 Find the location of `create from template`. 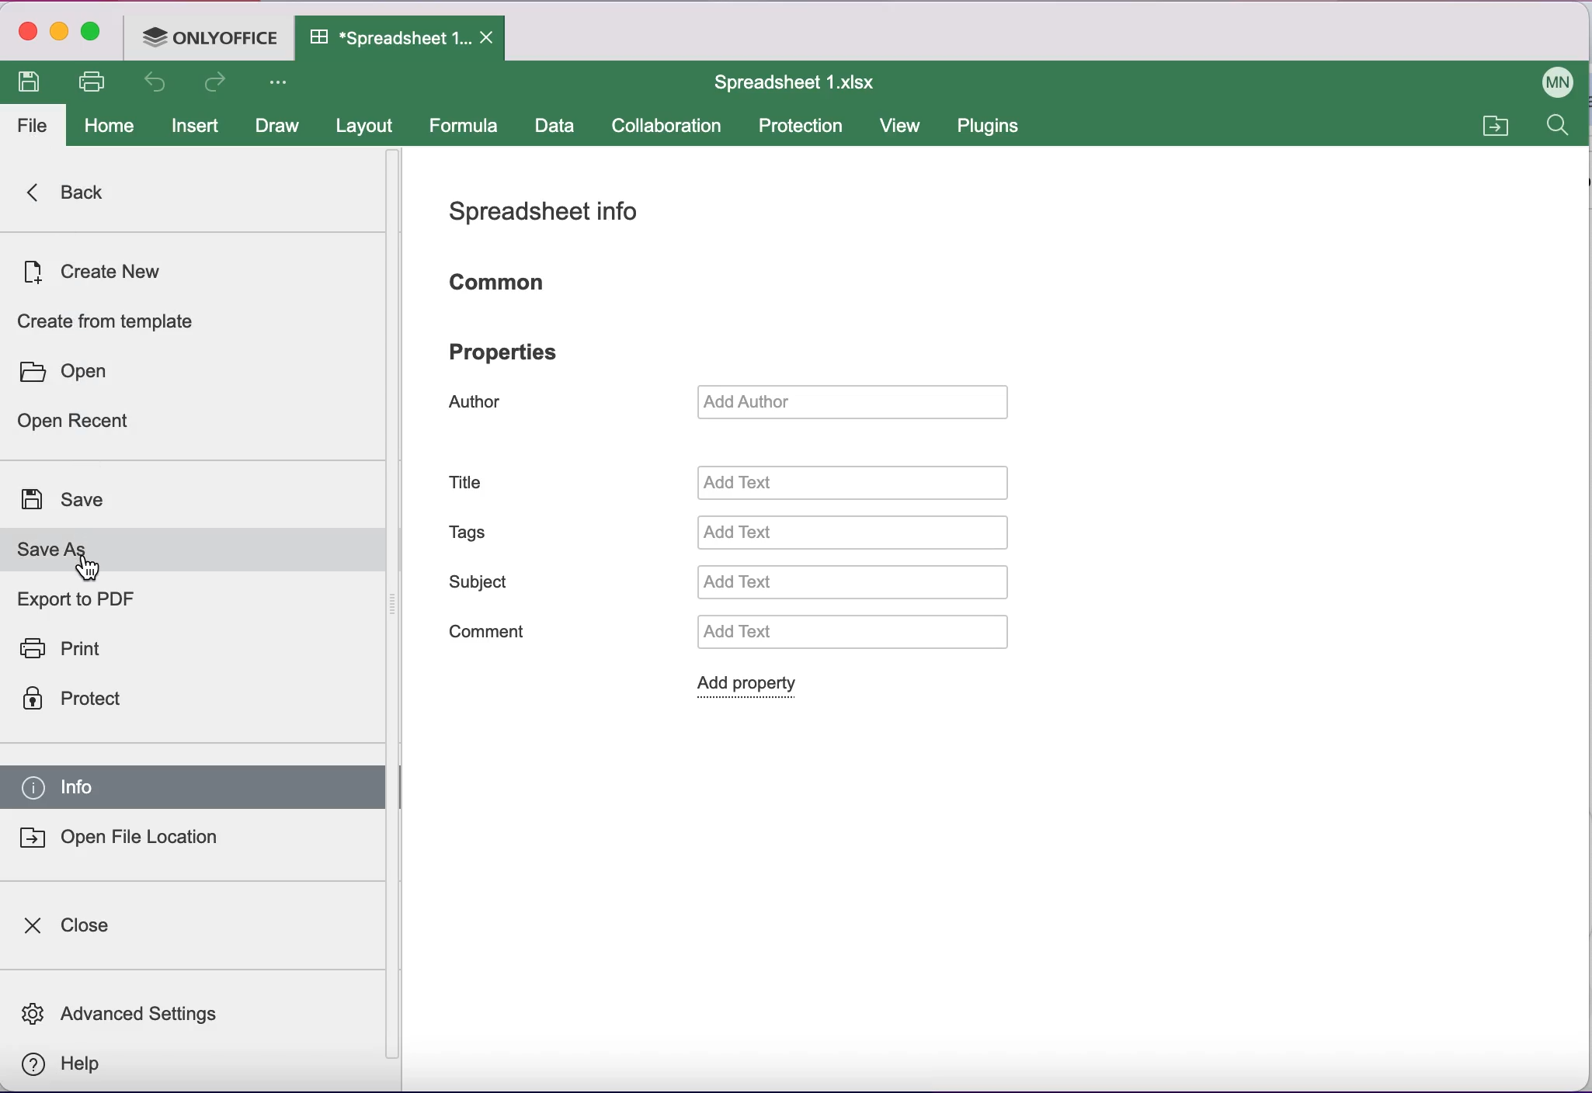

create from template is located at coordinates (113, 320).